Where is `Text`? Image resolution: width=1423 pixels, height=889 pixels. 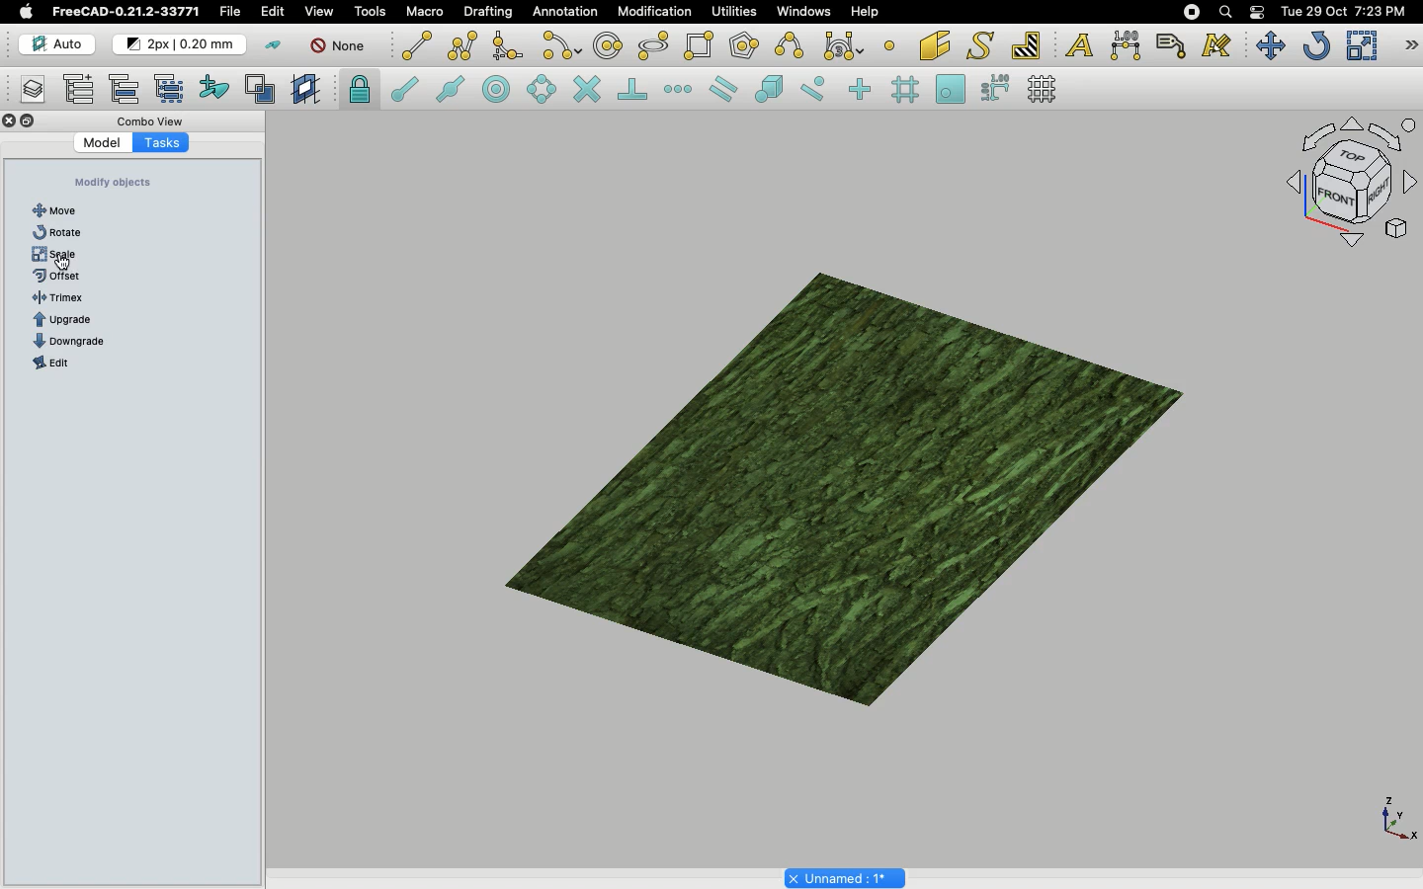 Text is located at coordinates (70, 341).